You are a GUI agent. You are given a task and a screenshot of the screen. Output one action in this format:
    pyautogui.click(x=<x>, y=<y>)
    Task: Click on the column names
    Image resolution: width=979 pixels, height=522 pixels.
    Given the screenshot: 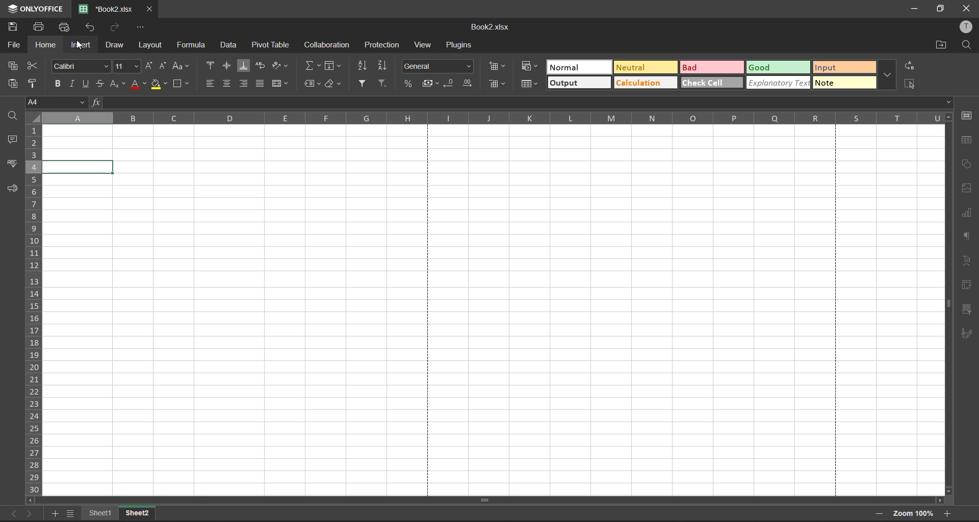 What is the action you would take?
    pyautogui.click(x=492, y=118)
    